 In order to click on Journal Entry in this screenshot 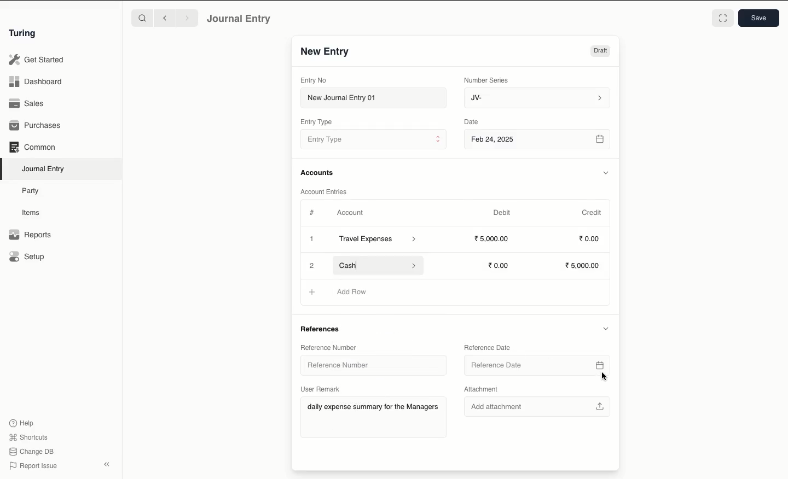, I will do `click(240, 19)`.